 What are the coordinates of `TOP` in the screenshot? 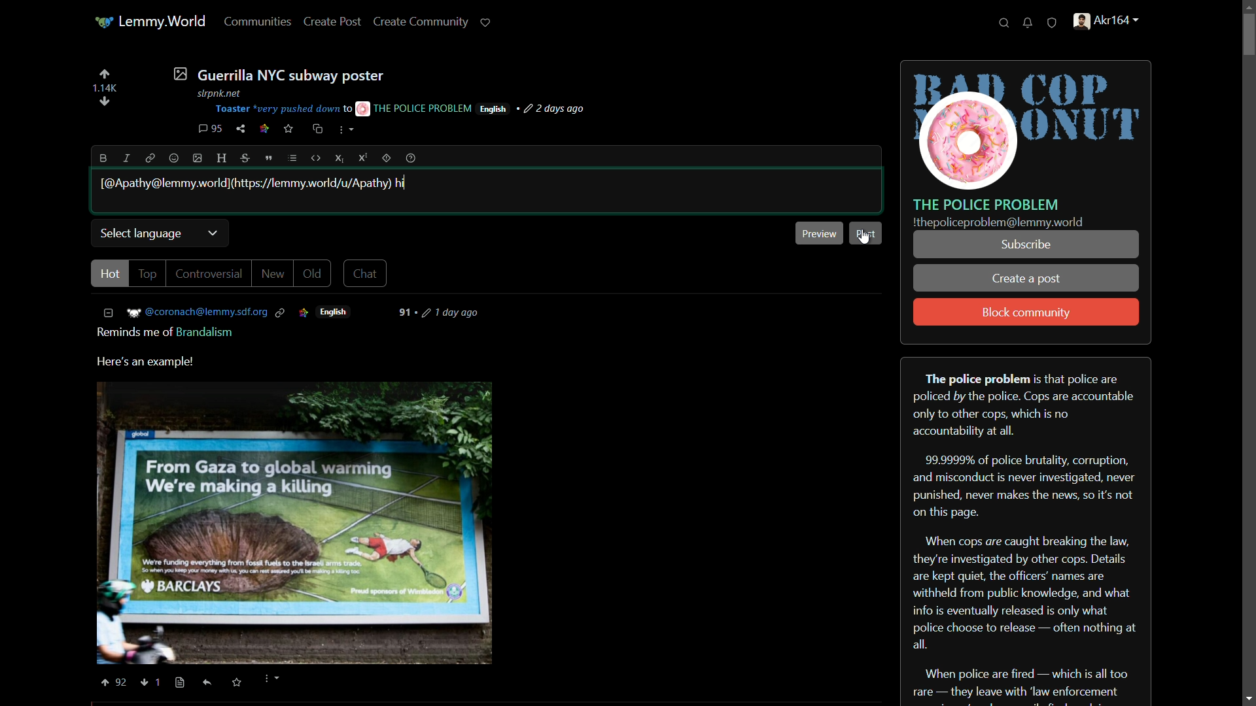 It's located at (149, 275).